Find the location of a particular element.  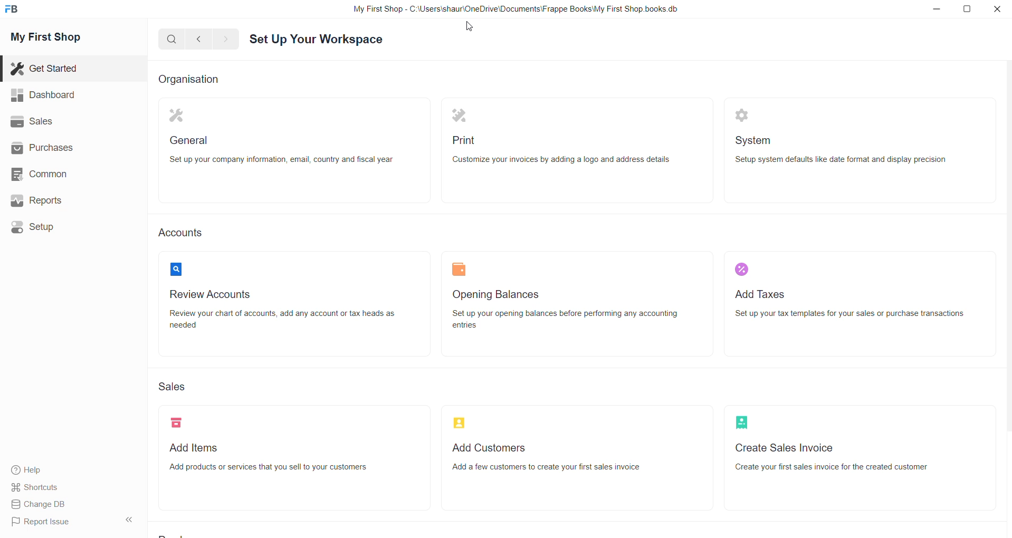

resize  is located at coordinates (970, 11).